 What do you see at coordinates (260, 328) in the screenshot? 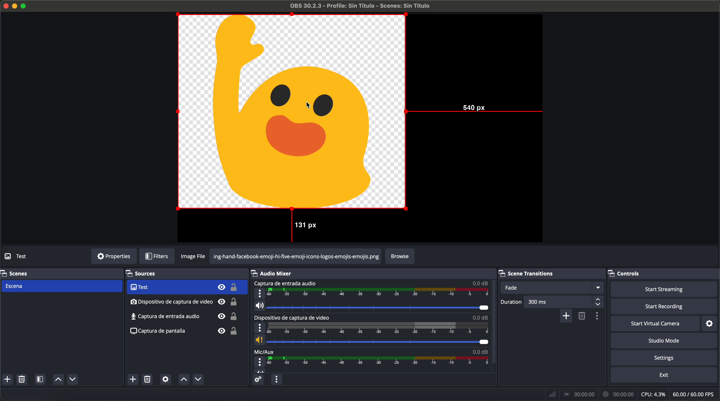
I see `more options` at bounding box center [260, 328].